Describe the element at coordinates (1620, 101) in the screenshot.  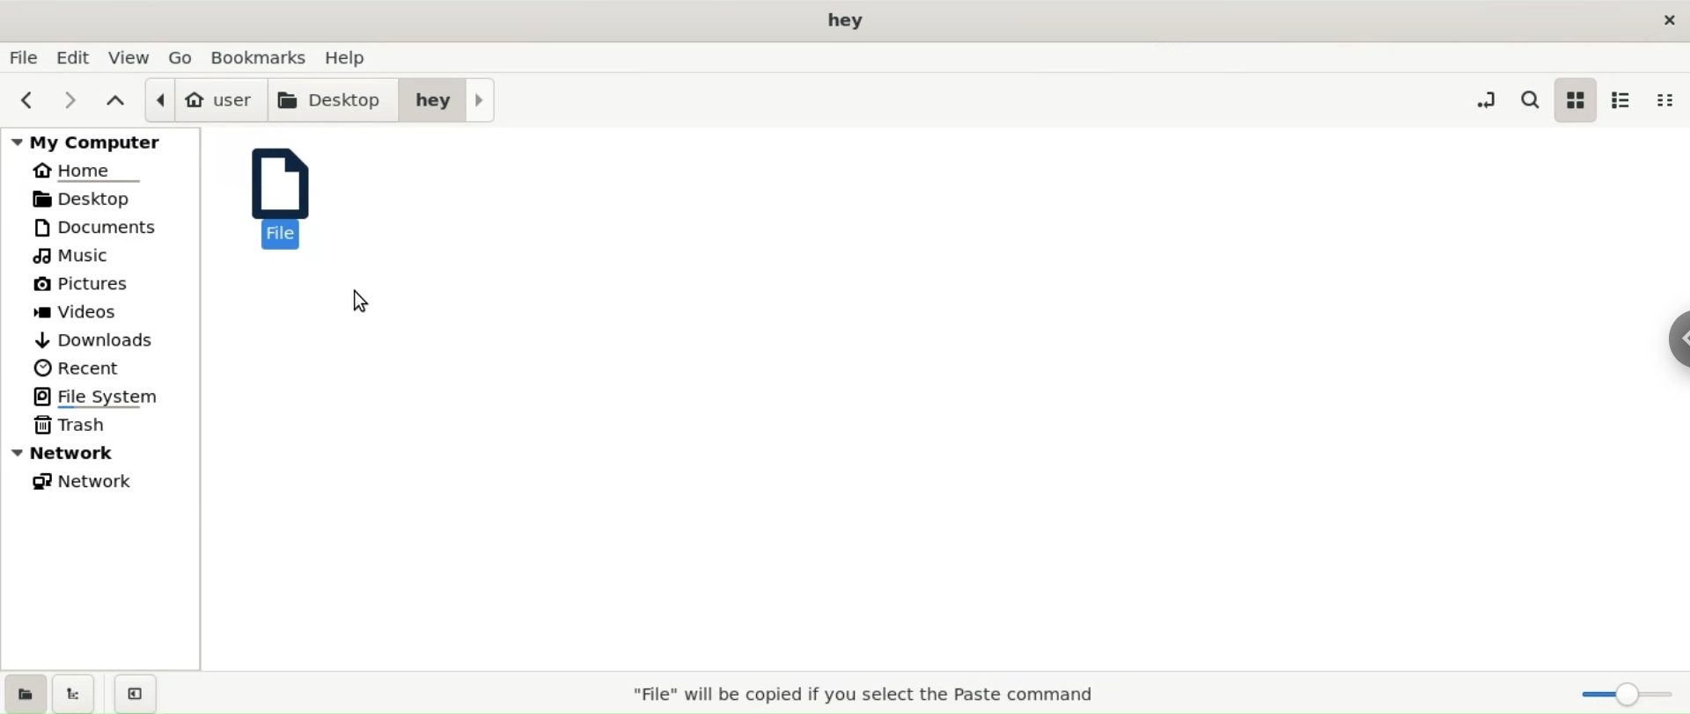
I see `list view` at that location.